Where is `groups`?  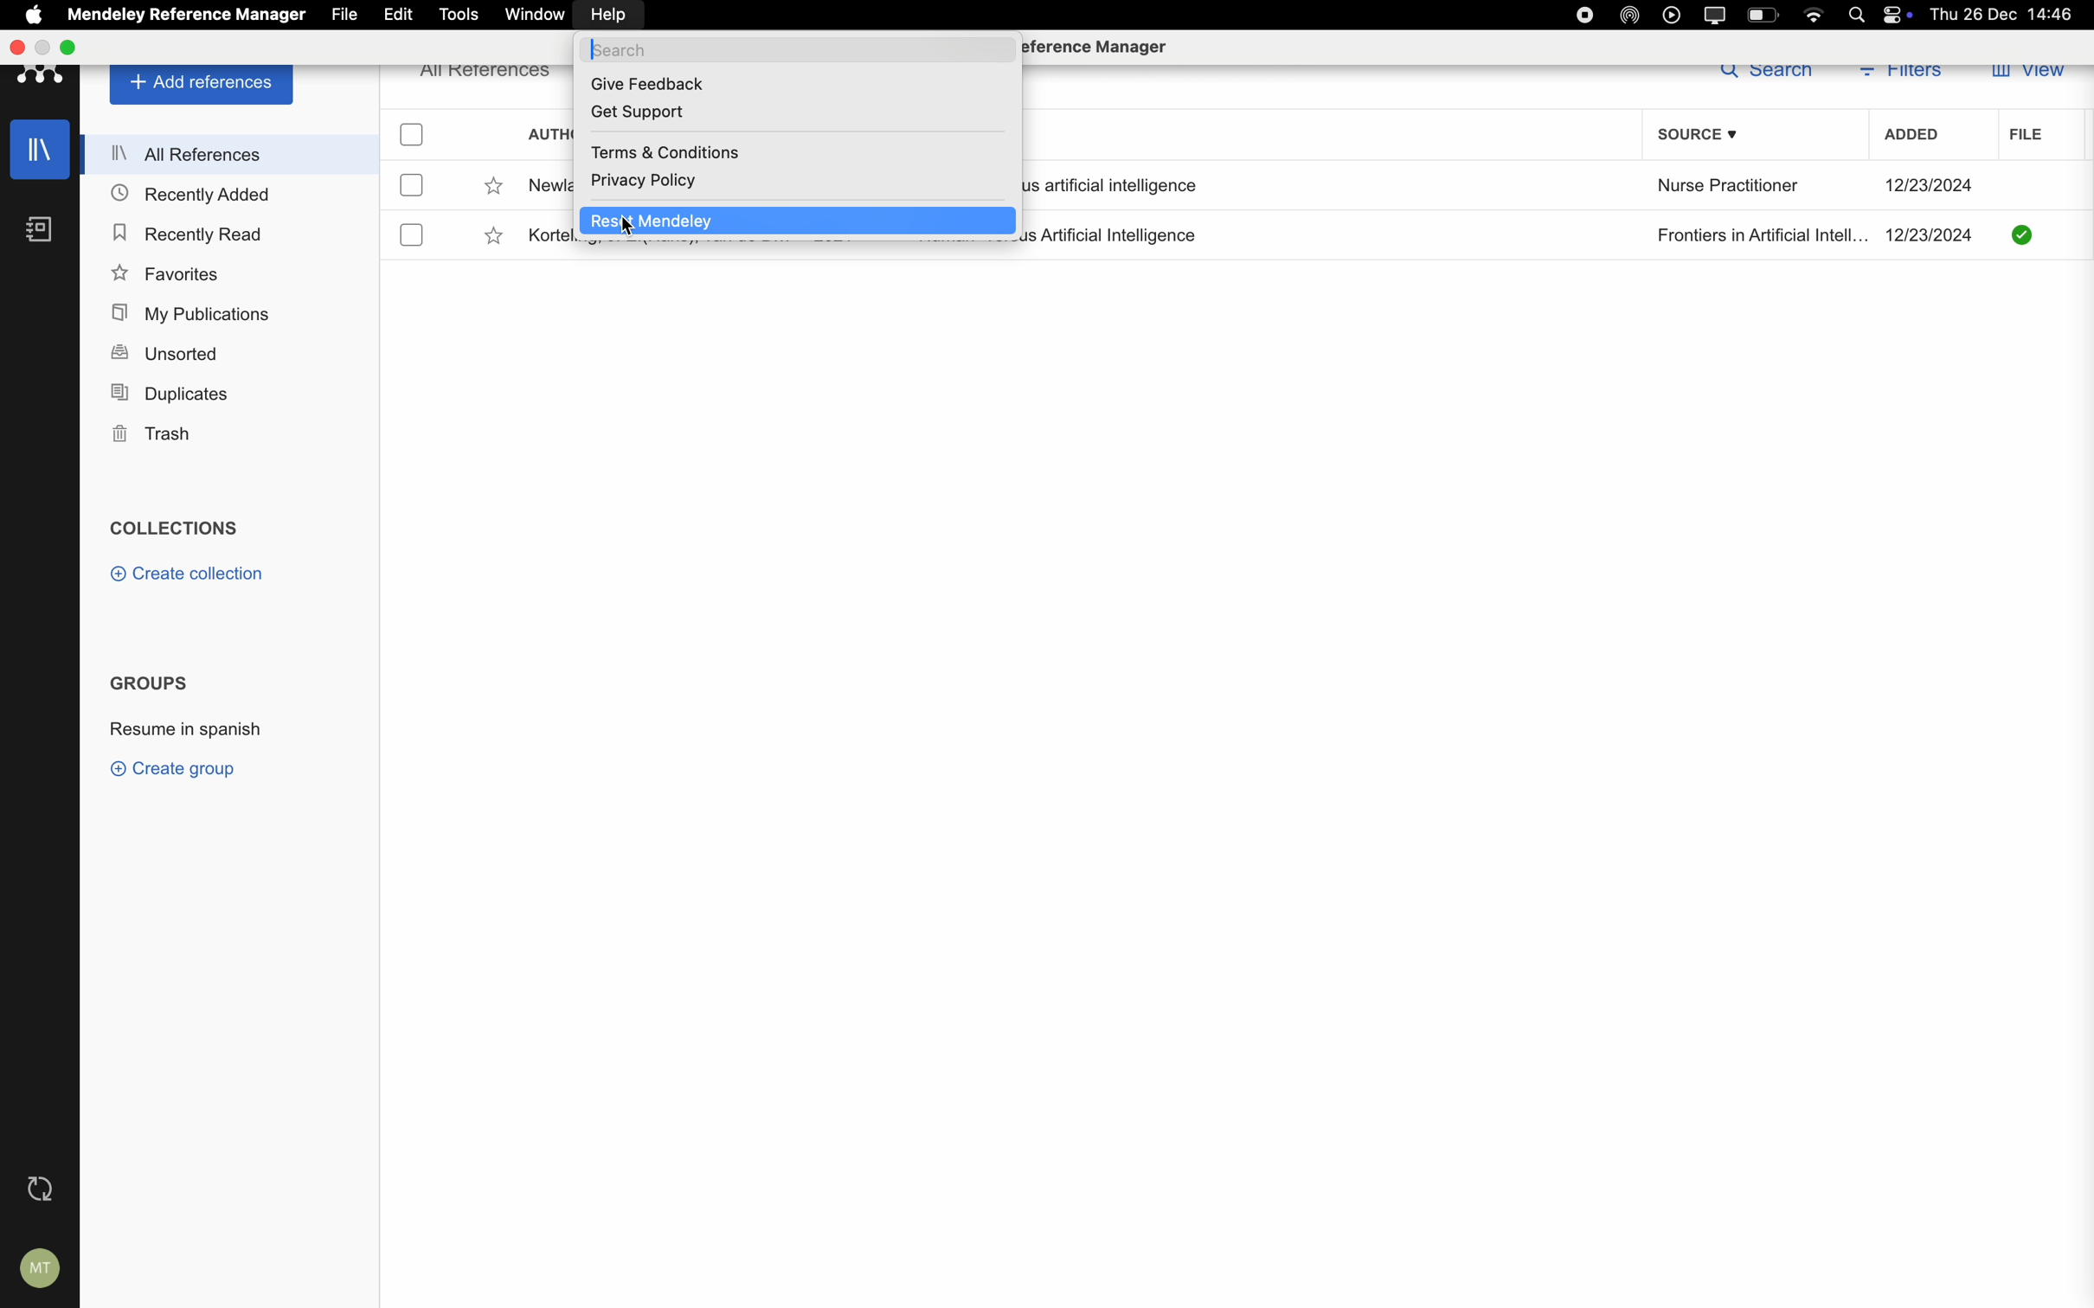
groups is located at coordinates (151, 679).